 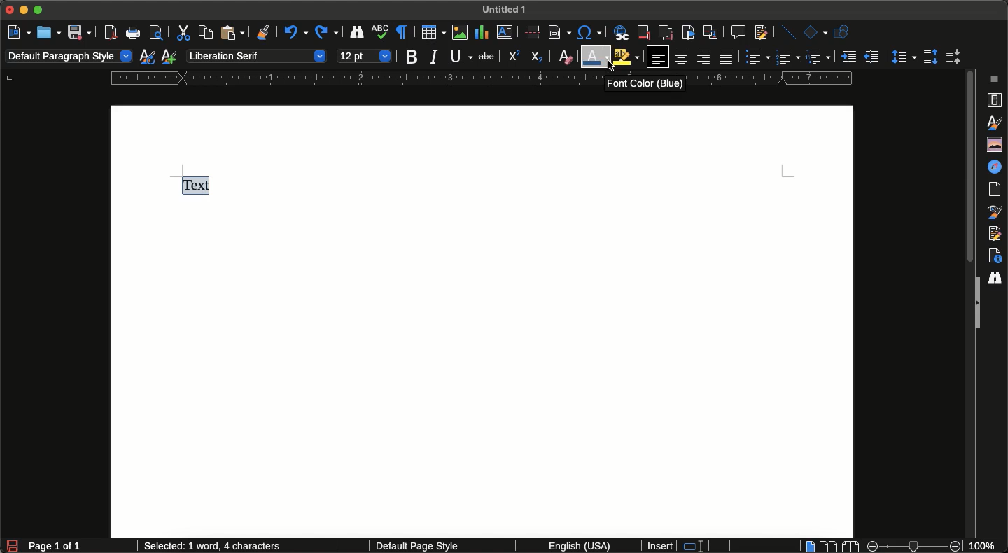 What do you see at coordinates (688, 33) in the screenshot?
I see `Insert bookmark` at bounding box center [688, 33].